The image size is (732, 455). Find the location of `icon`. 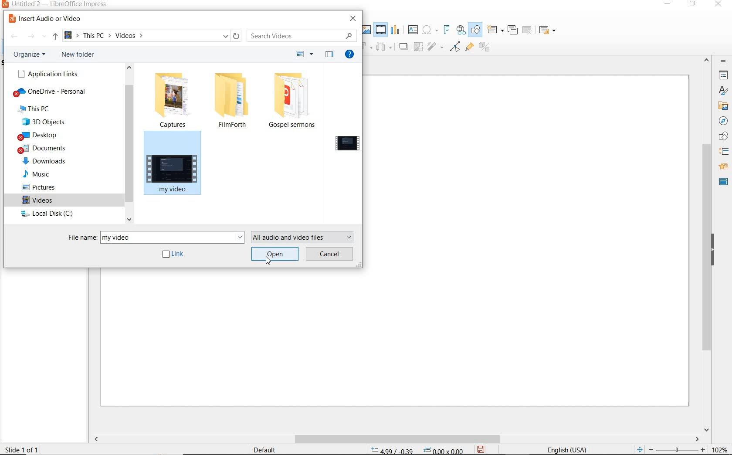

icon is located at coordinates (384, 47).